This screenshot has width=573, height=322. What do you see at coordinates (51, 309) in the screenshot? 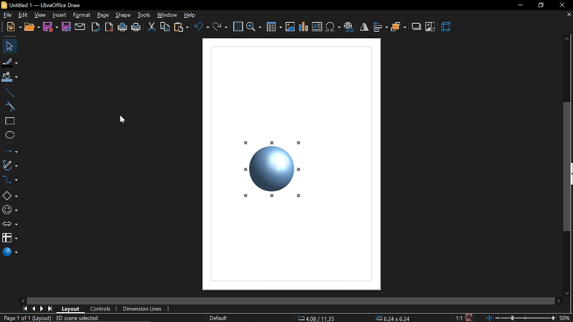
I see `go to last page` at bounding box center [51, 309].